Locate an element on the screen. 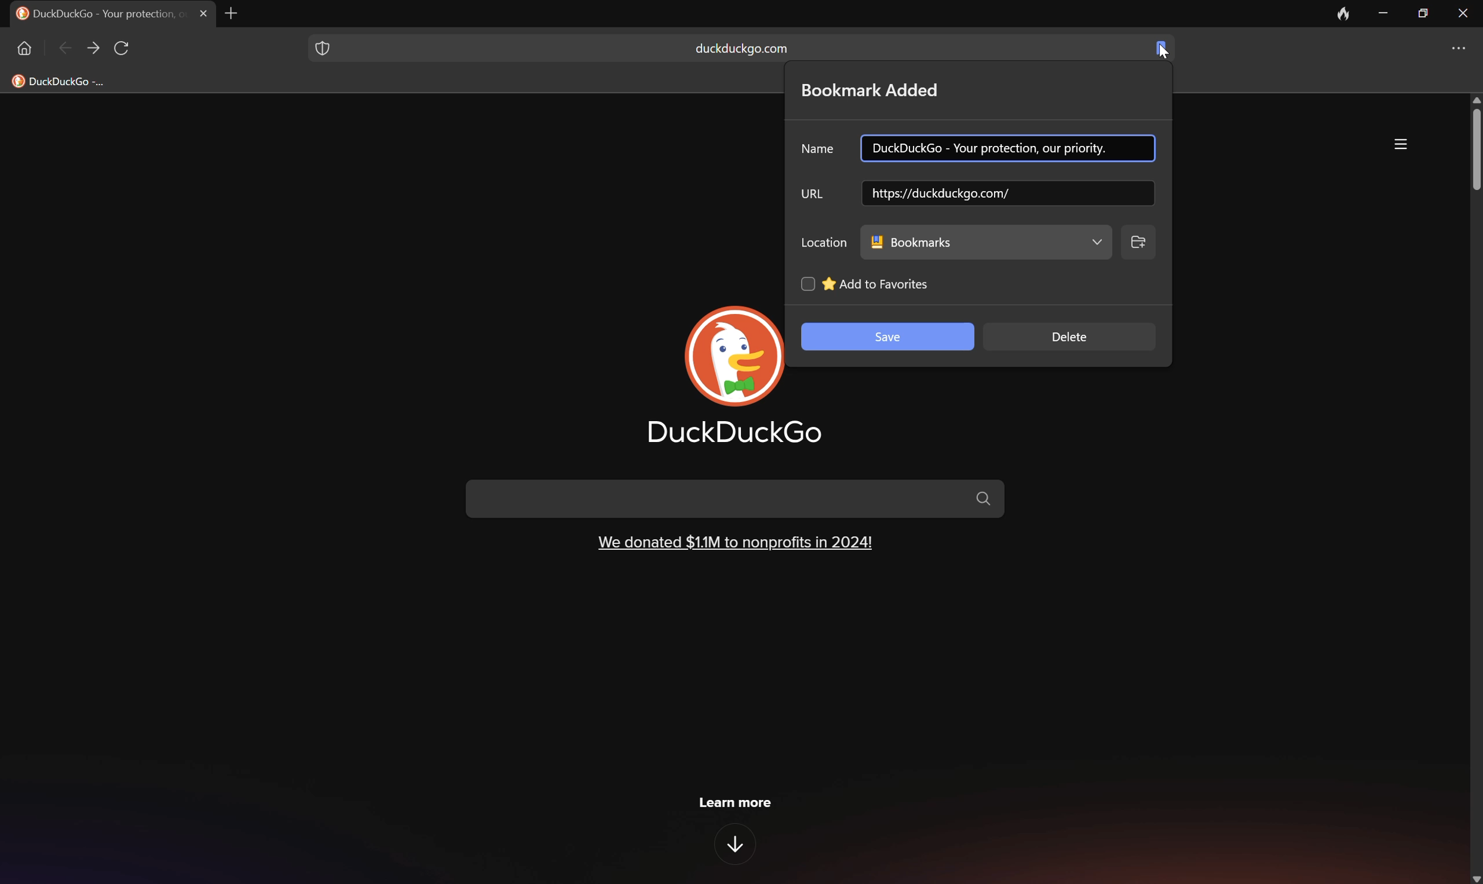  Delete is located at coordinates (1071, 337).